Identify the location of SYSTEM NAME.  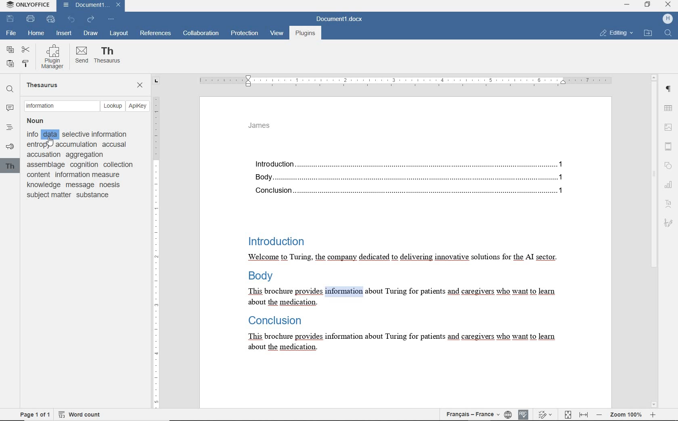
(27, 5).